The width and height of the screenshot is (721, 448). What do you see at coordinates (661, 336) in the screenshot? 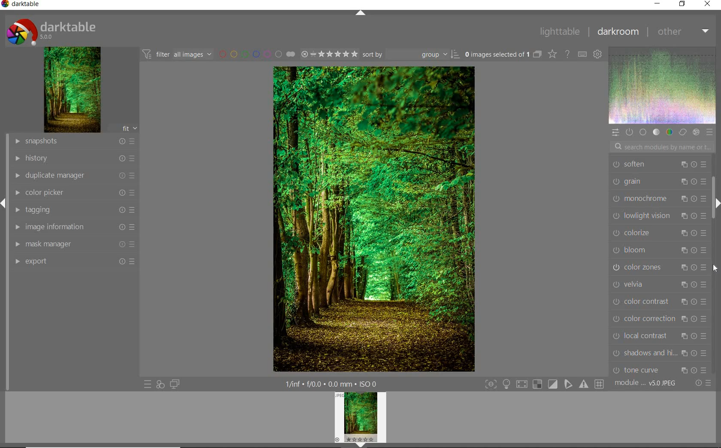
I see `local contrast` at bounding box center [661, 336].